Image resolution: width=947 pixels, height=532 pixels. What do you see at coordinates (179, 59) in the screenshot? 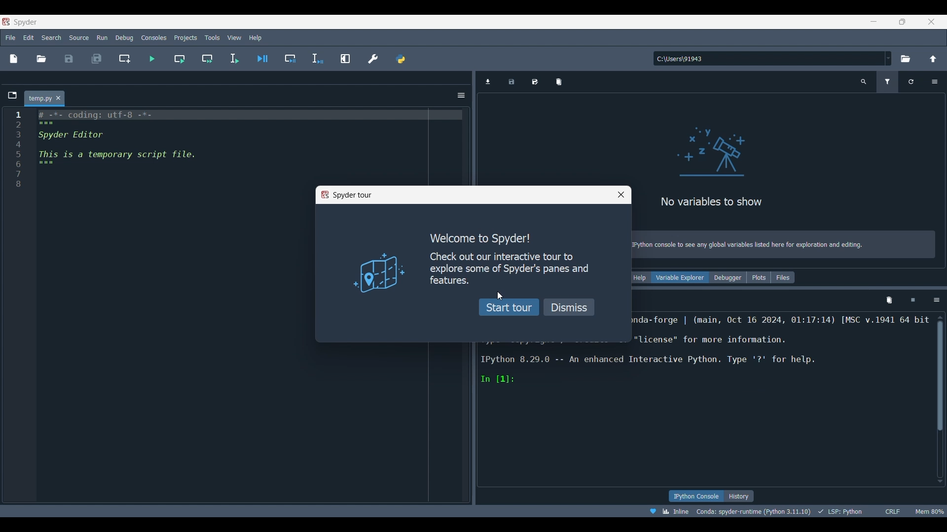
I see `Run current cell` at bounding box center [179, 59].